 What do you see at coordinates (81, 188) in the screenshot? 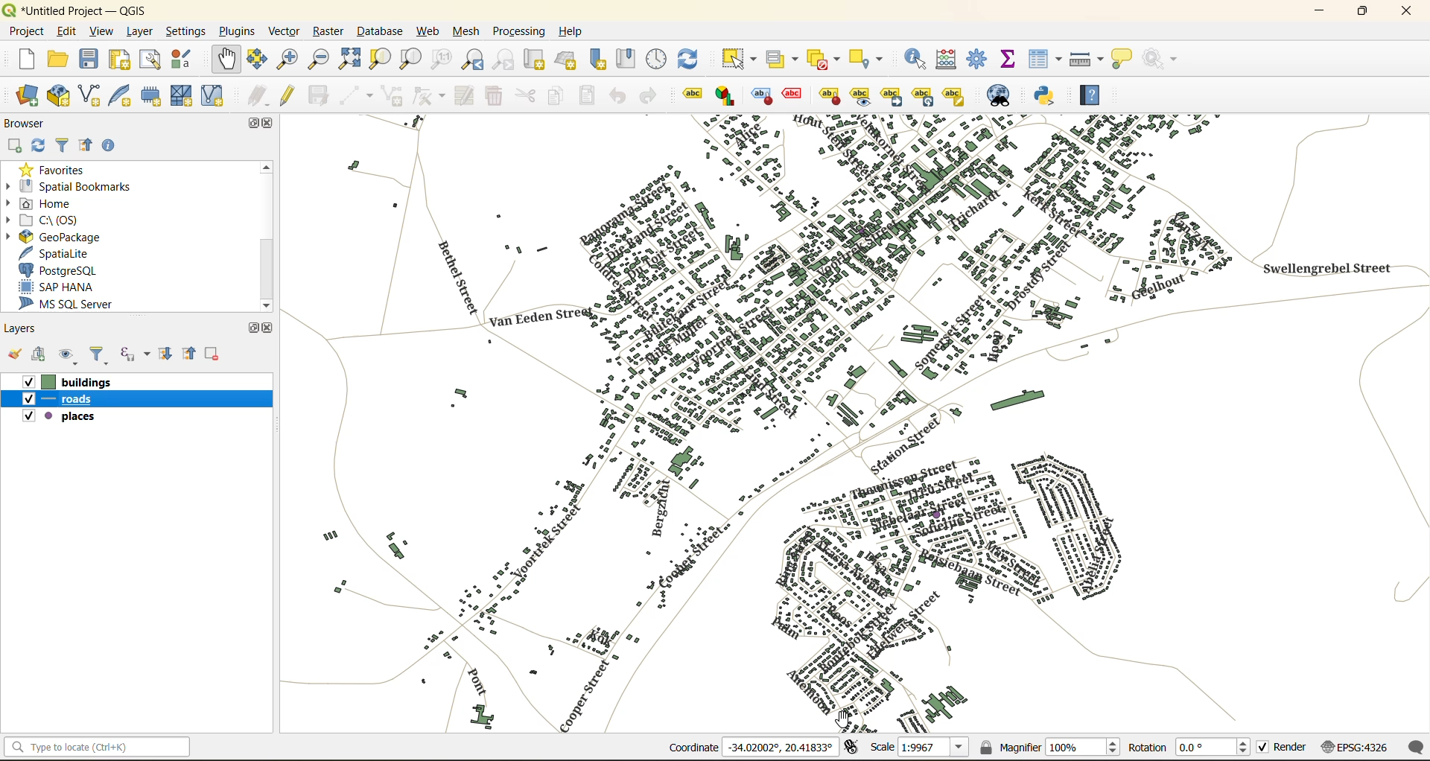
I see `spatial bookmarks` at bounding box center [81, 188].